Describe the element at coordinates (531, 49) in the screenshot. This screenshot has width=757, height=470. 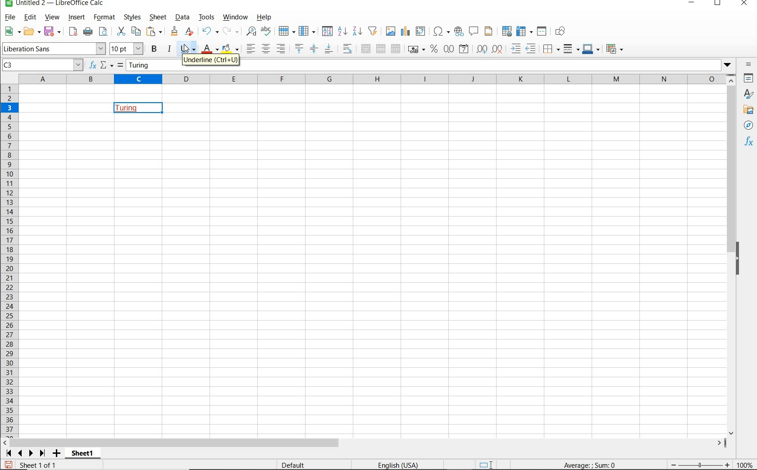
I see `DECREASE INDENT` at that location.